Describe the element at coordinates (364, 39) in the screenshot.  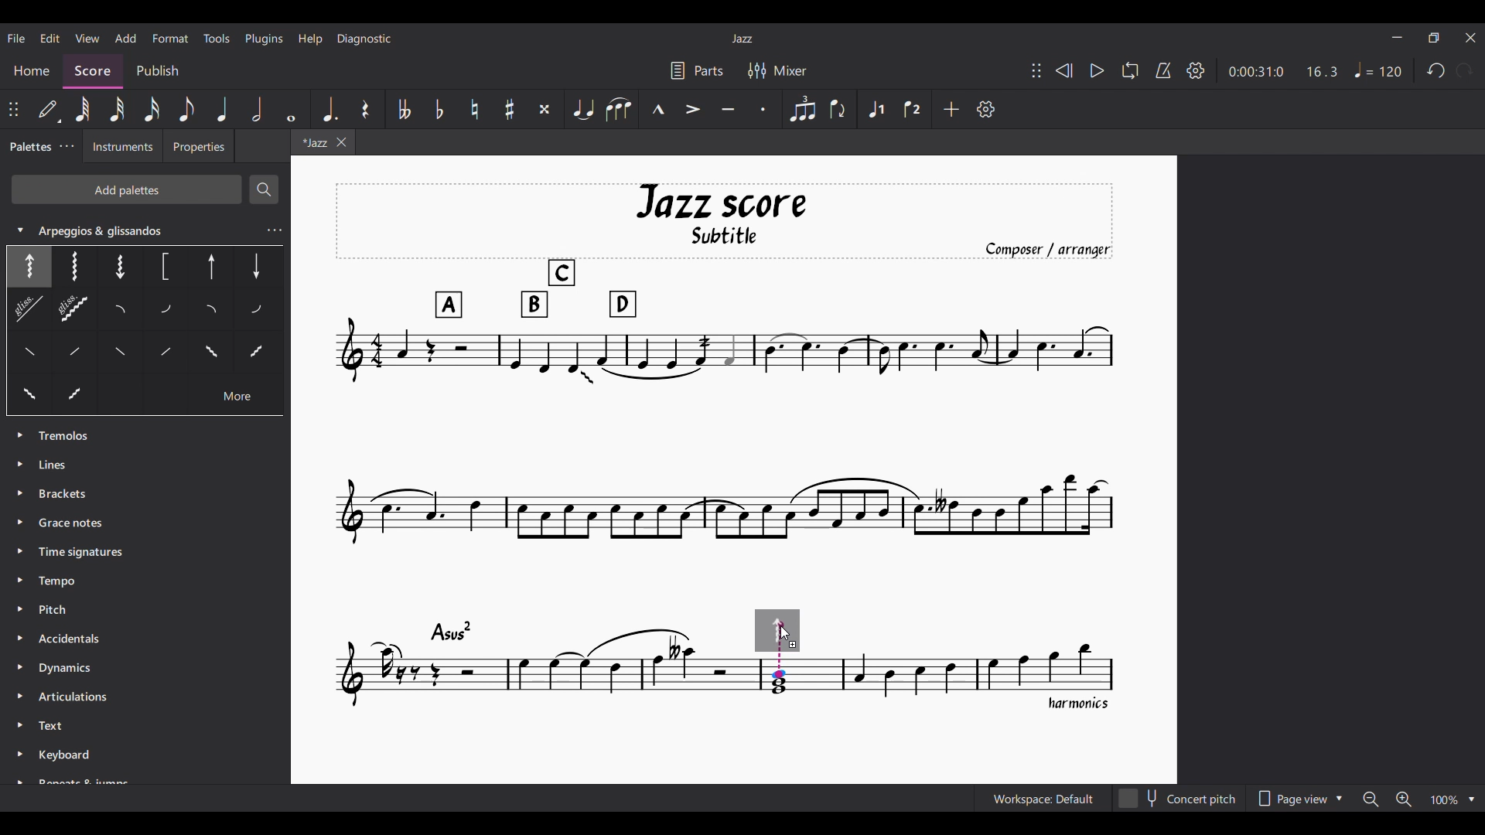
I see `Diagnostic menu` at that location.